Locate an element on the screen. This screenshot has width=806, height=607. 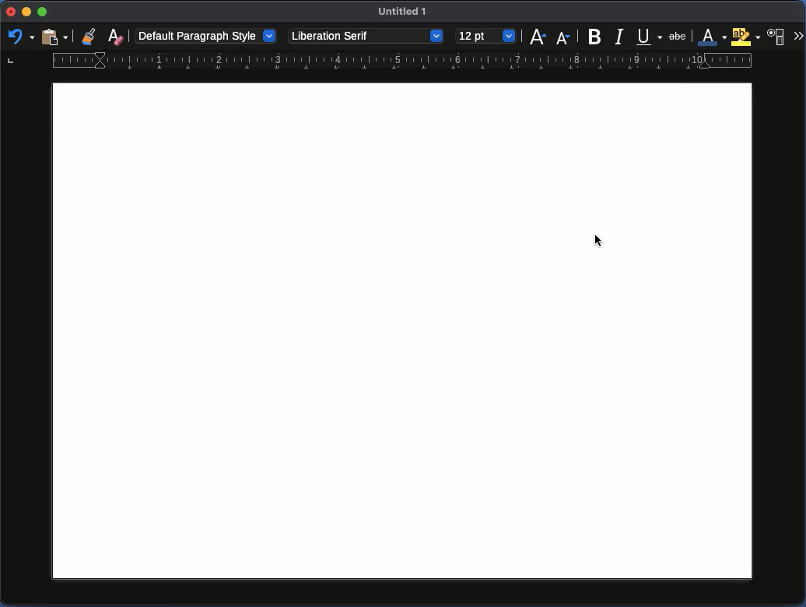
Italics is located at coordinates (620, 36).